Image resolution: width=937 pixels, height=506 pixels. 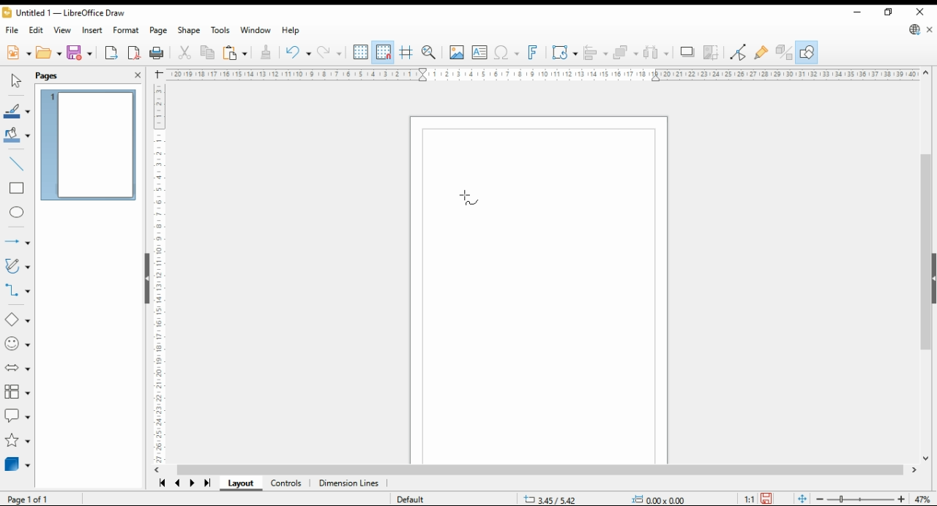 What do you see at coordinates (92, 30) in the screenshot?
I see `insert` at bounding box center [92, 30].